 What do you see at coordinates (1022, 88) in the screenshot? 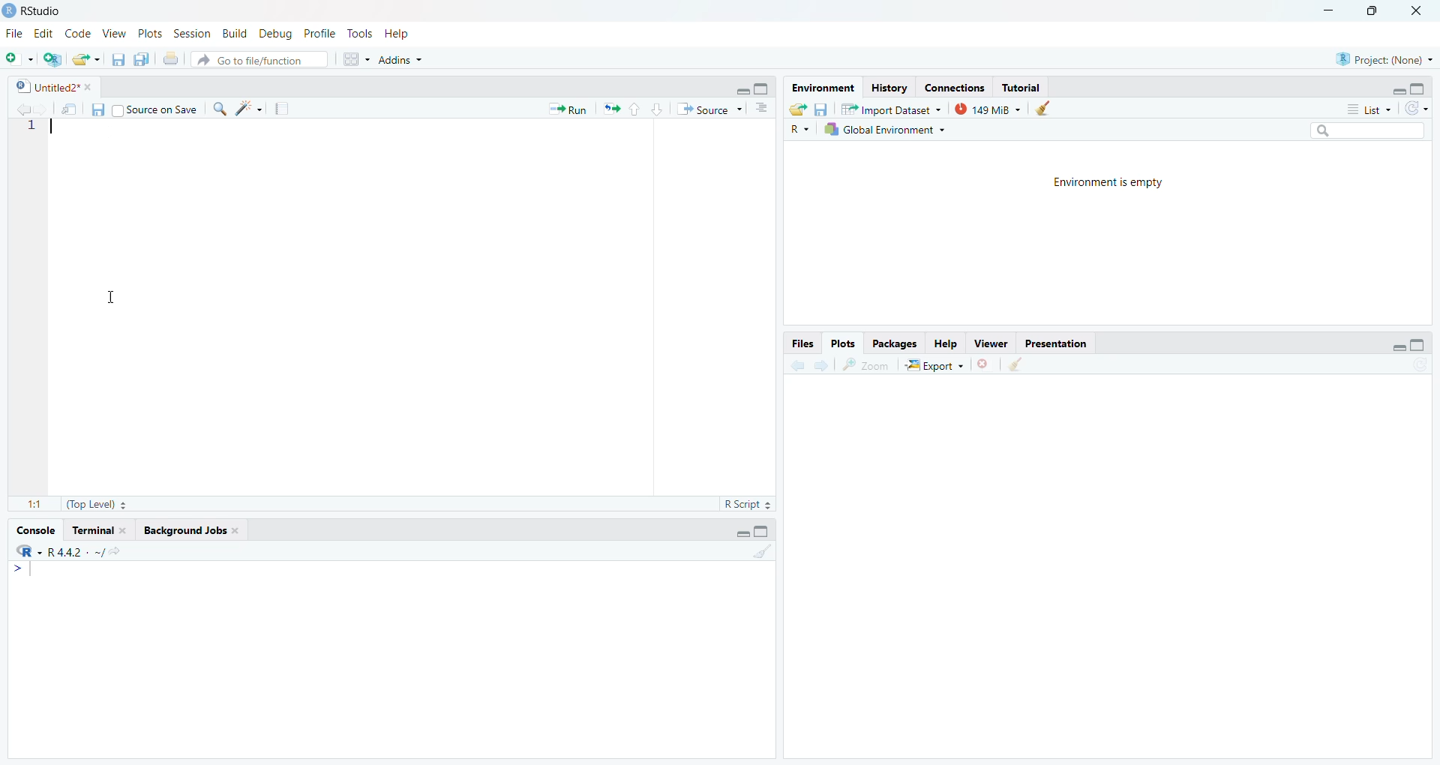
I see `Tutorial` at bounding box center [1022, 88].